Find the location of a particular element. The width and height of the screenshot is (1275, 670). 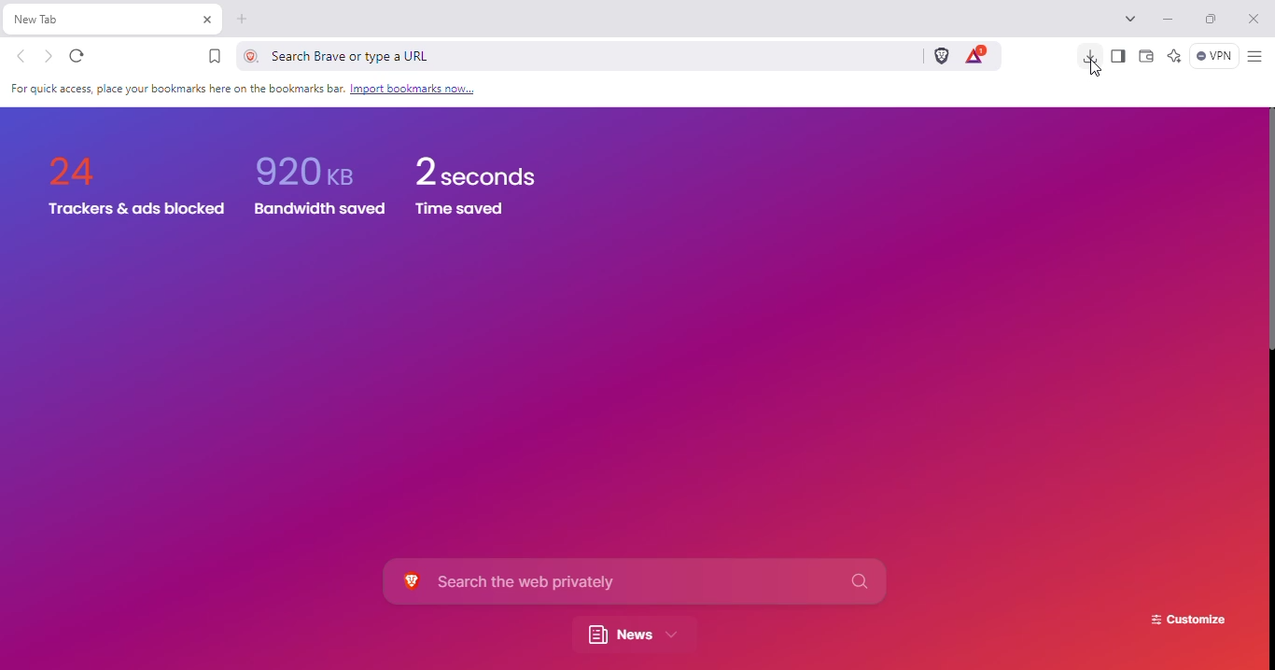

2 seconds time saved is located at coordinates (474, 169).